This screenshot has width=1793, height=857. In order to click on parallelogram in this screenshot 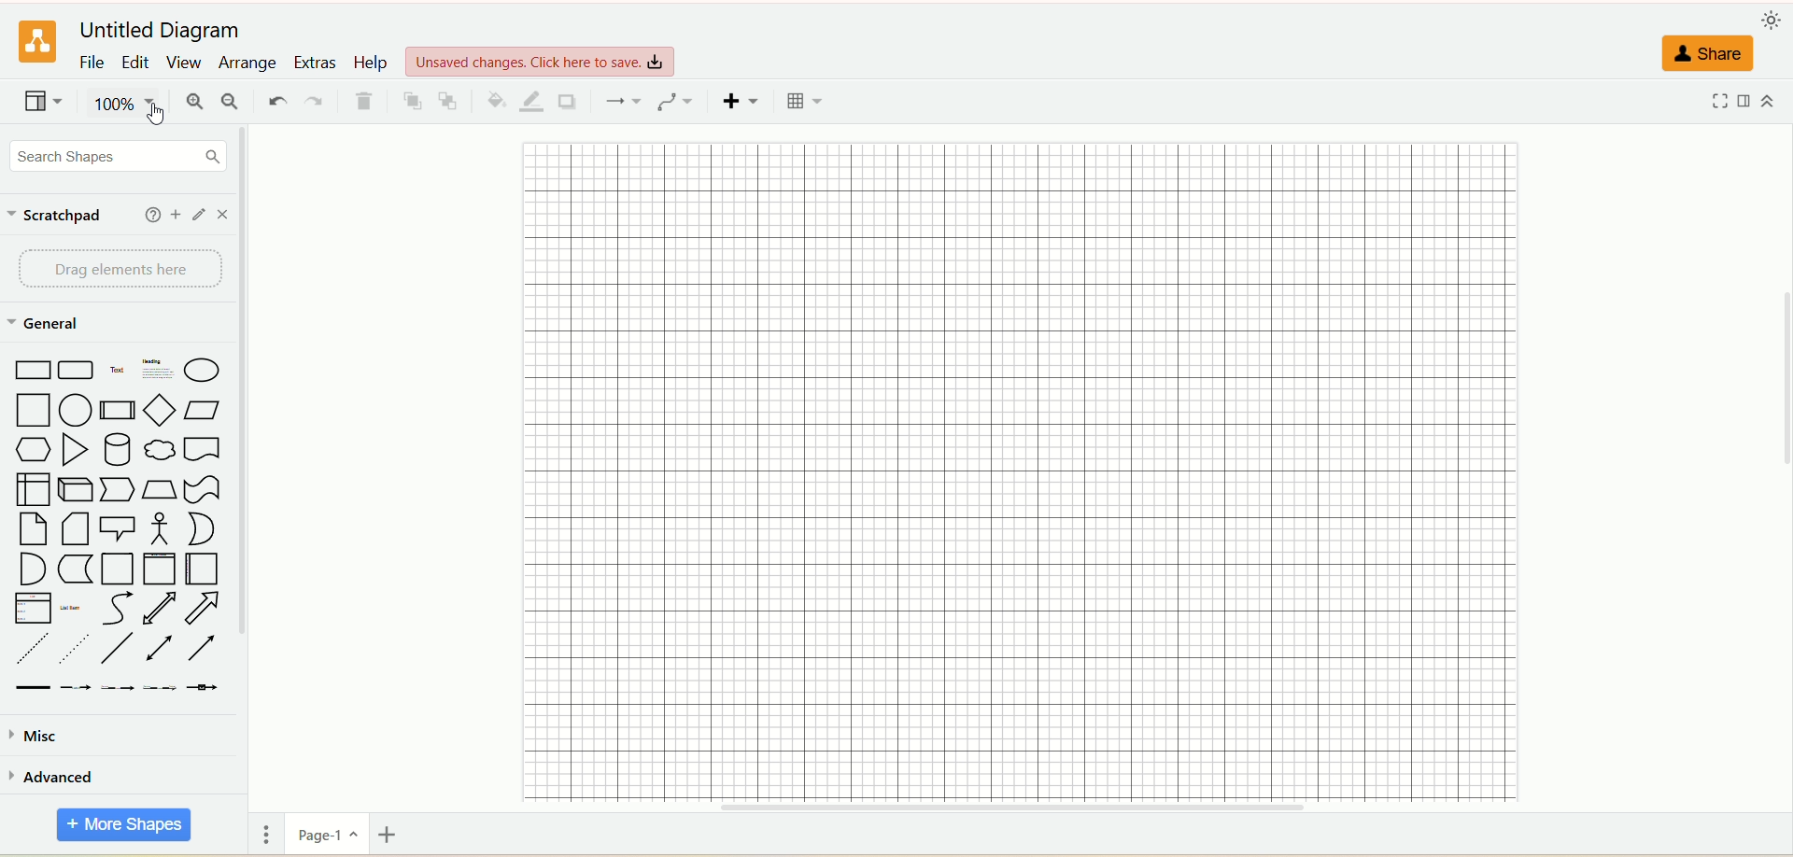, I will do `click(200, 410)`.